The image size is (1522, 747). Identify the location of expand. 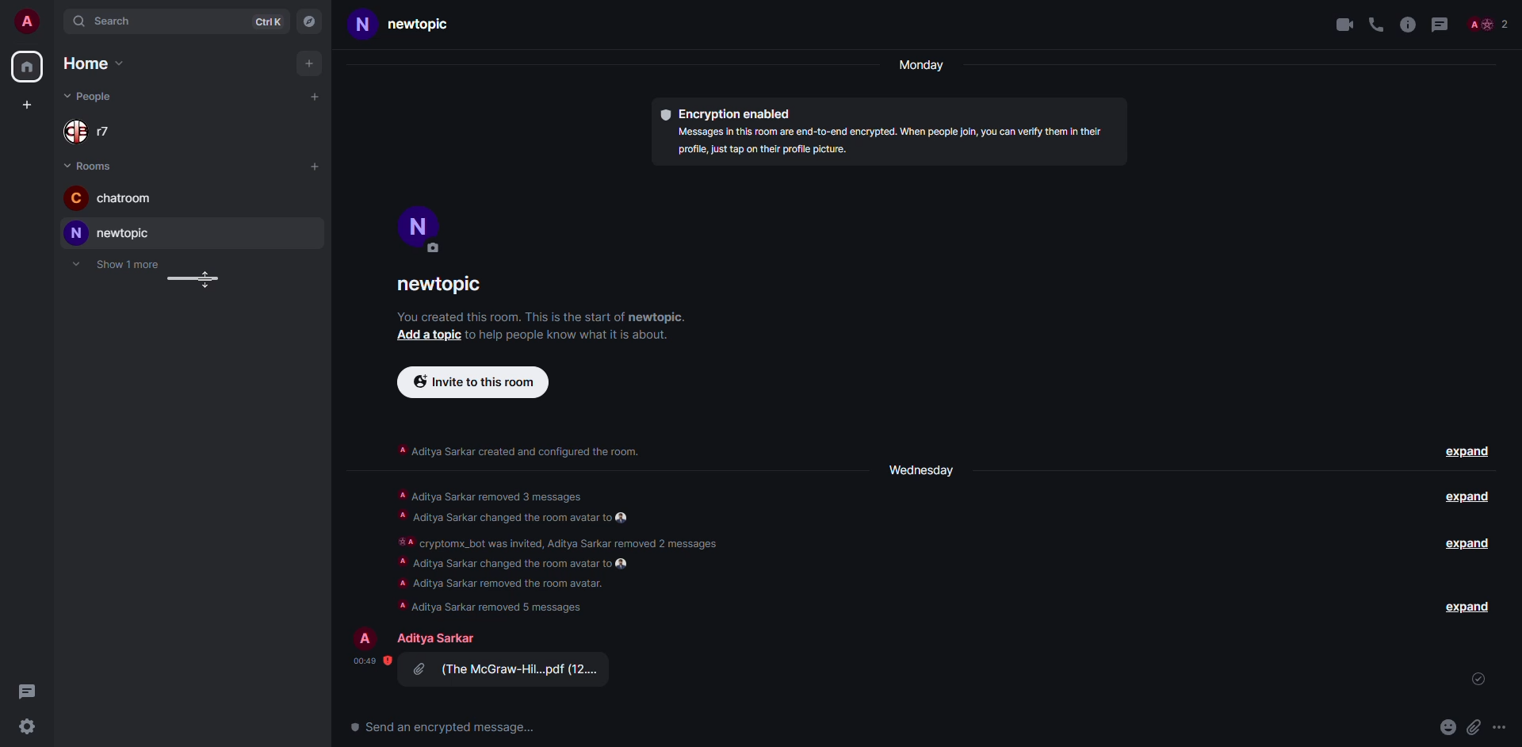
(1468, 450).